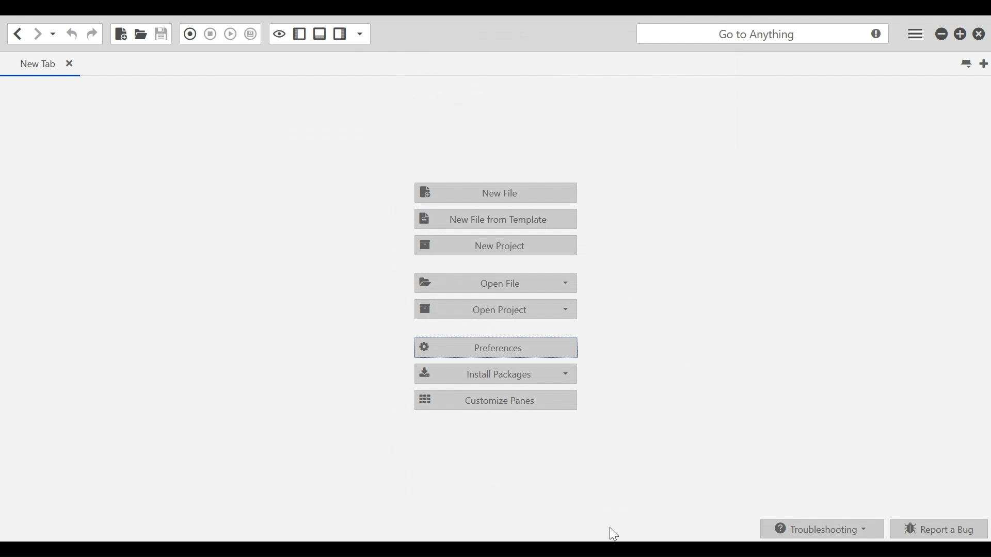 Image resolution: width=991 pixels, height=557 pixels. Describe the element at coordinates (961, 34) in the screenshot. I see `Restore` at that location.